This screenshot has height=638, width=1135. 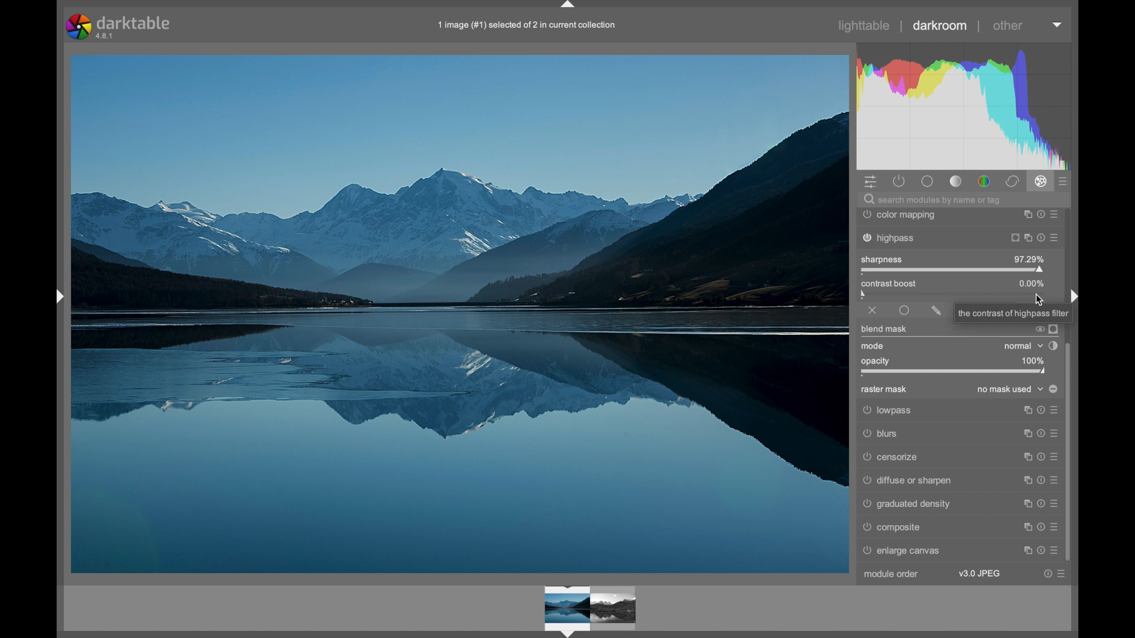 What do you see at coordinates (1007, 25) in the screenshot?
I see `other` at bounding box center [1007, 25].